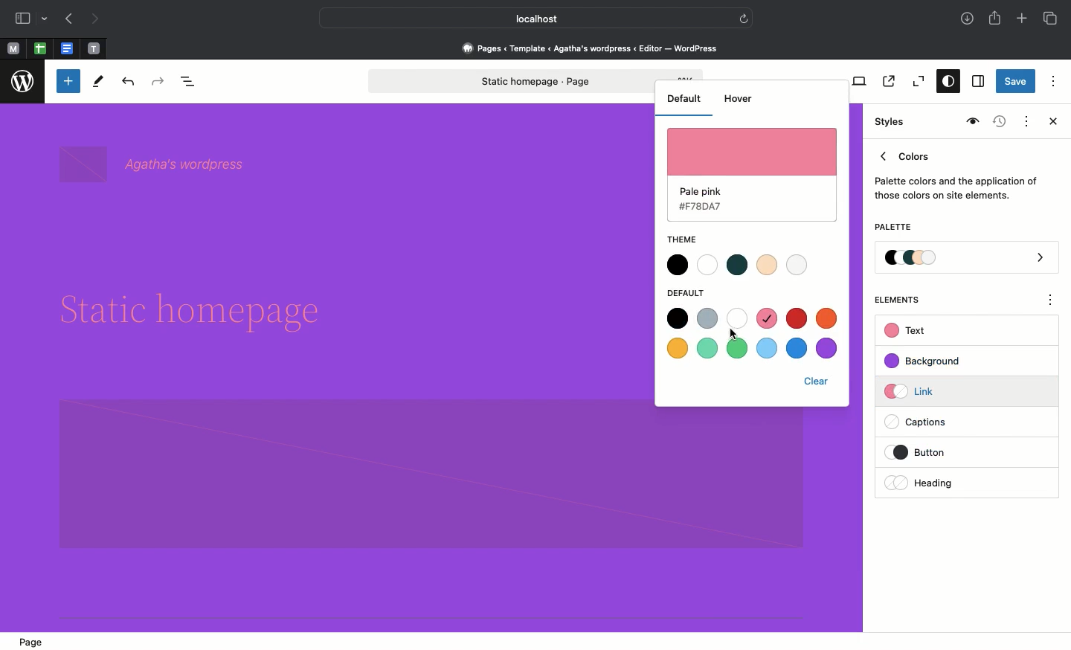 Image resolution: width=1071 pixels, height=650 pixels. What do you see at coordinates (155, 165) in the screenshot?
I see `Wordpress name` at bounding box center [155, 165].